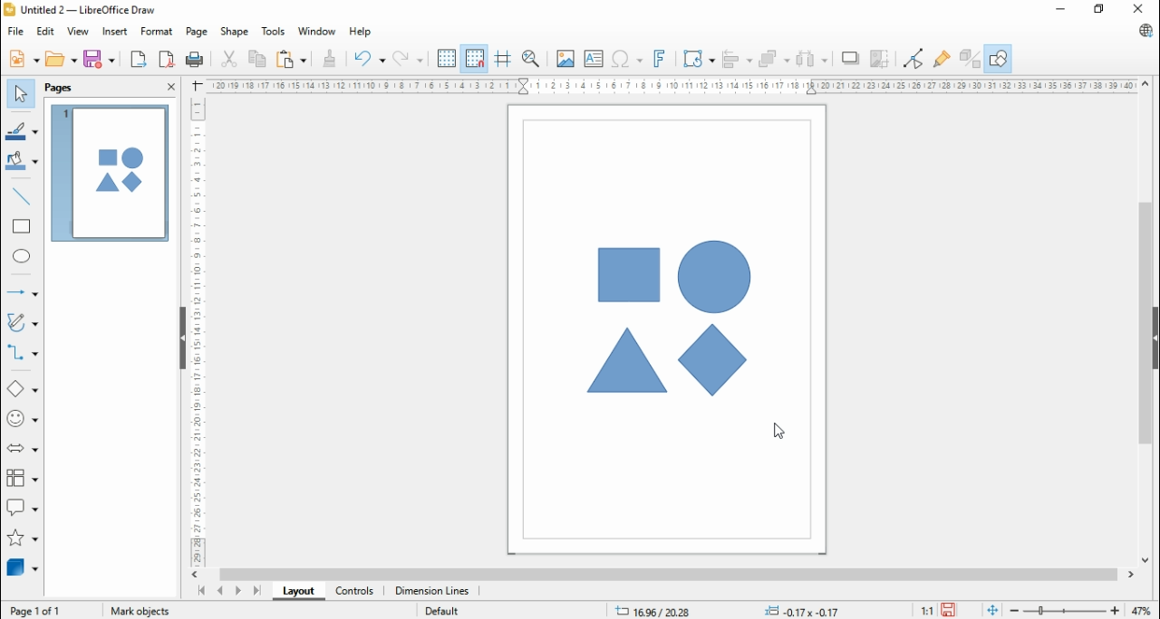  What do you see at coordinates (24, 538) in the screenshot?
I see `stars and banners` at bounding box center [24, 538].